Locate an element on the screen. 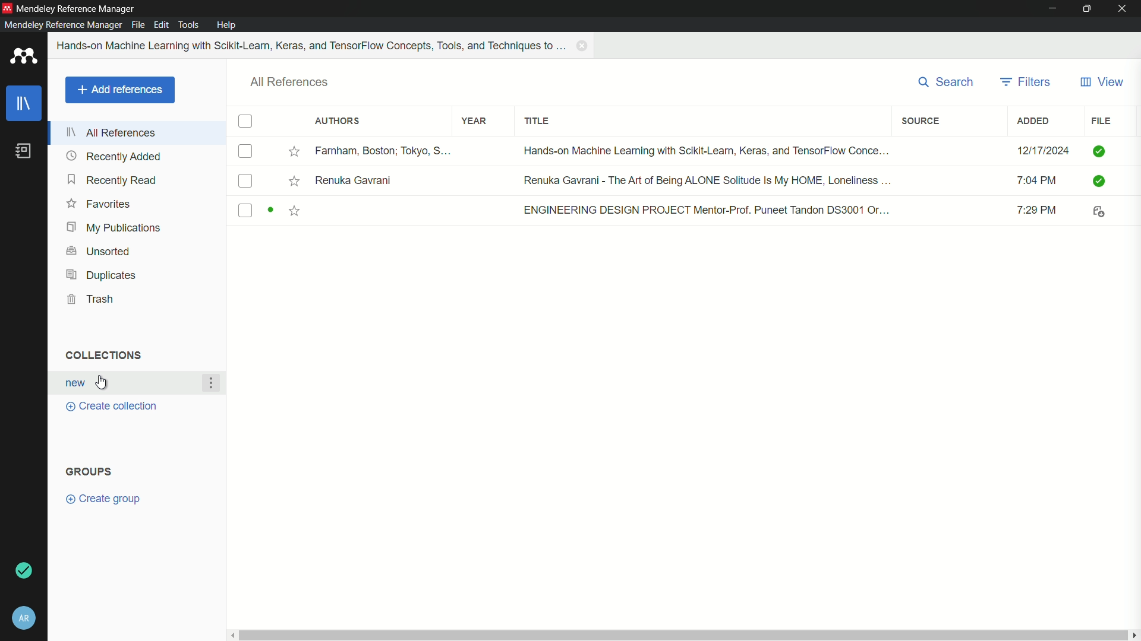  collections is located at coordinates (102, 354).